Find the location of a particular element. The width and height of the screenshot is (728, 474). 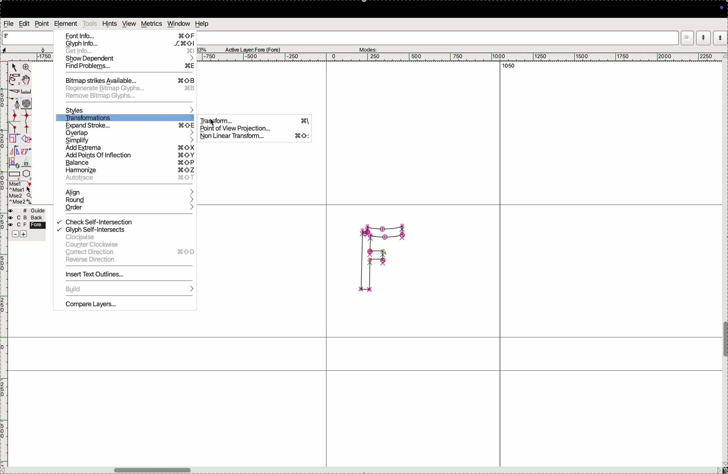

window is located at coordinates (179, 24).